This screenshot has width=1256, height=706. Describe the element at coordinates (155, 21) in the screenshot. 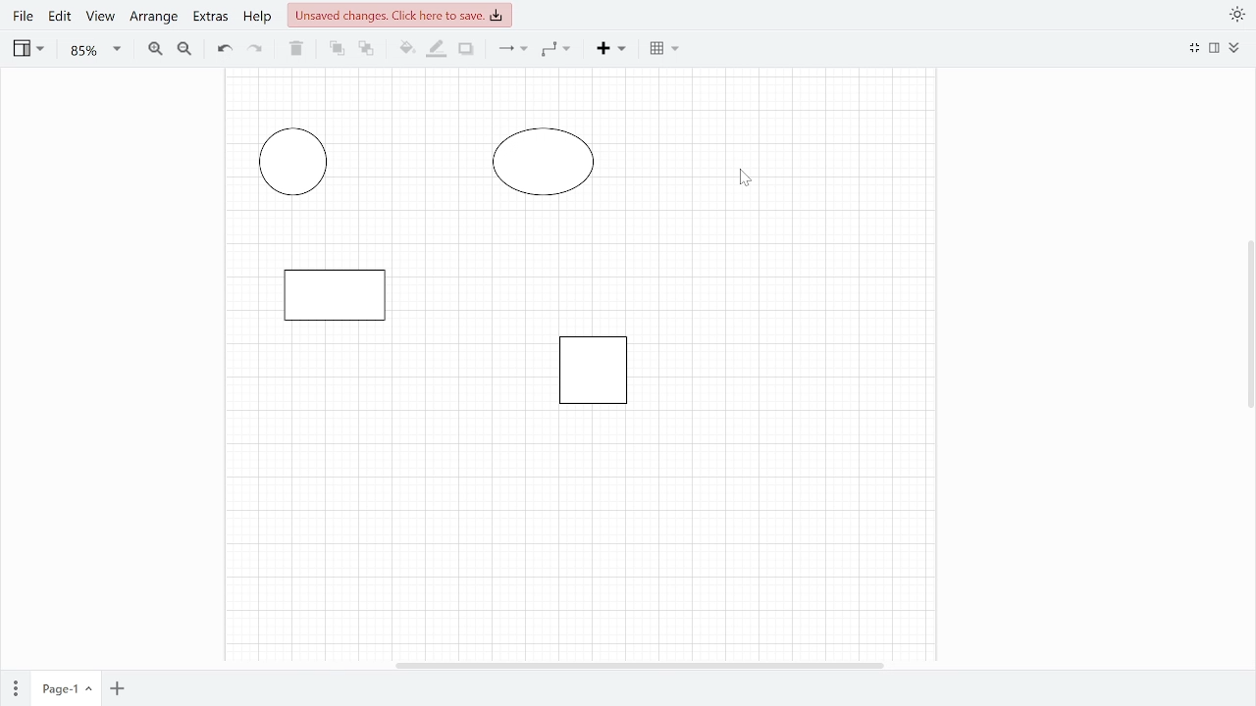

I see `Arrange` at that location.